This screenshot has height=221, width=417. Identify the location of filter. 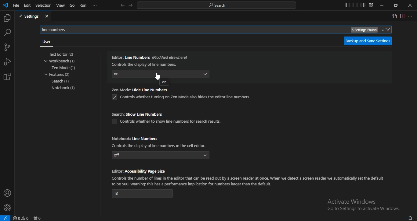
(385, 30).